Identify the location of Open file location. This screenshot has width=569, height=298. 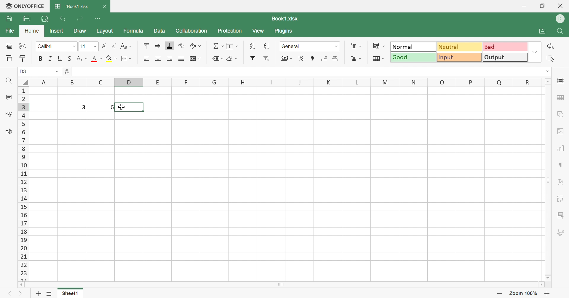
(543, 31).